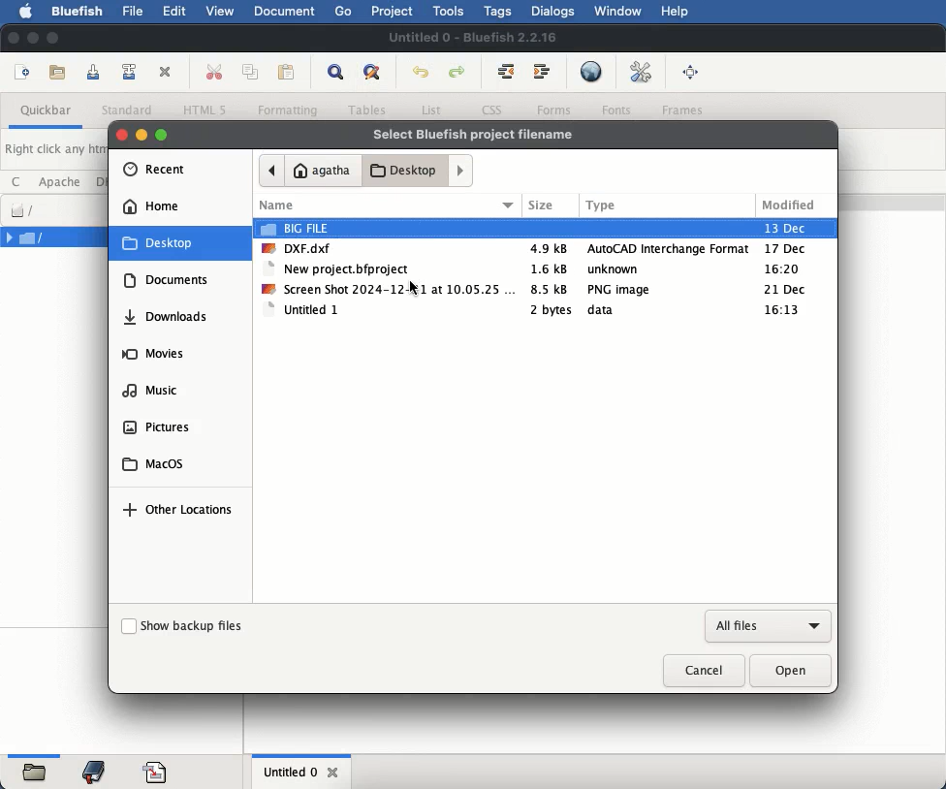  I want to click on quickbar, so click(47, 111).